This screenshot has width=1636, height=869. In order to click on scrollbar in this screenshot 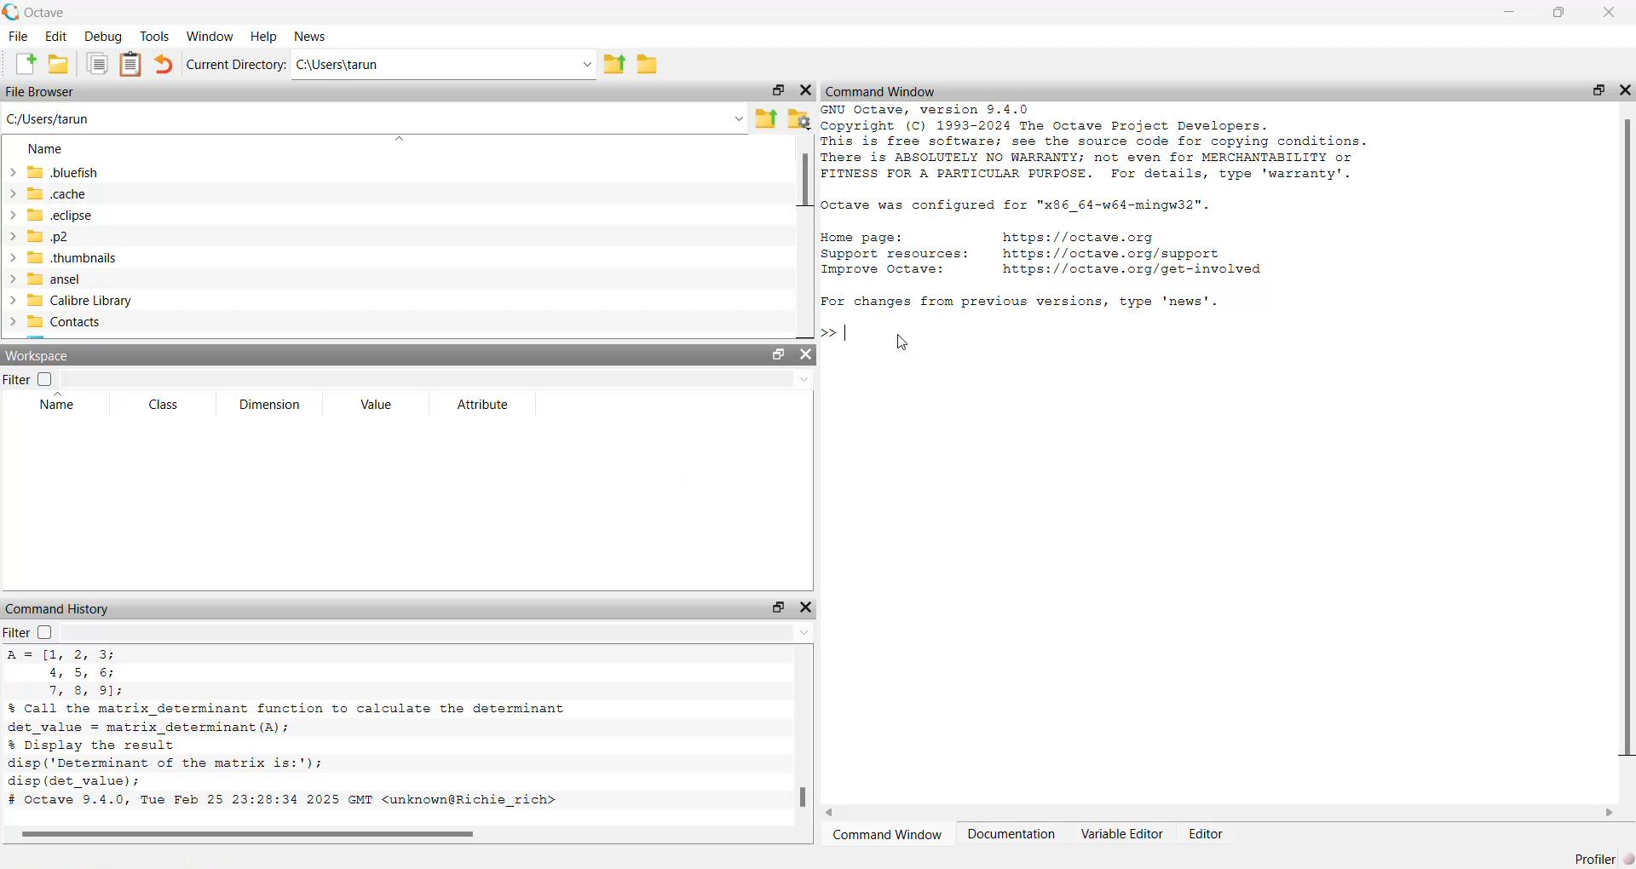, I will do `click(1220, 812)`.